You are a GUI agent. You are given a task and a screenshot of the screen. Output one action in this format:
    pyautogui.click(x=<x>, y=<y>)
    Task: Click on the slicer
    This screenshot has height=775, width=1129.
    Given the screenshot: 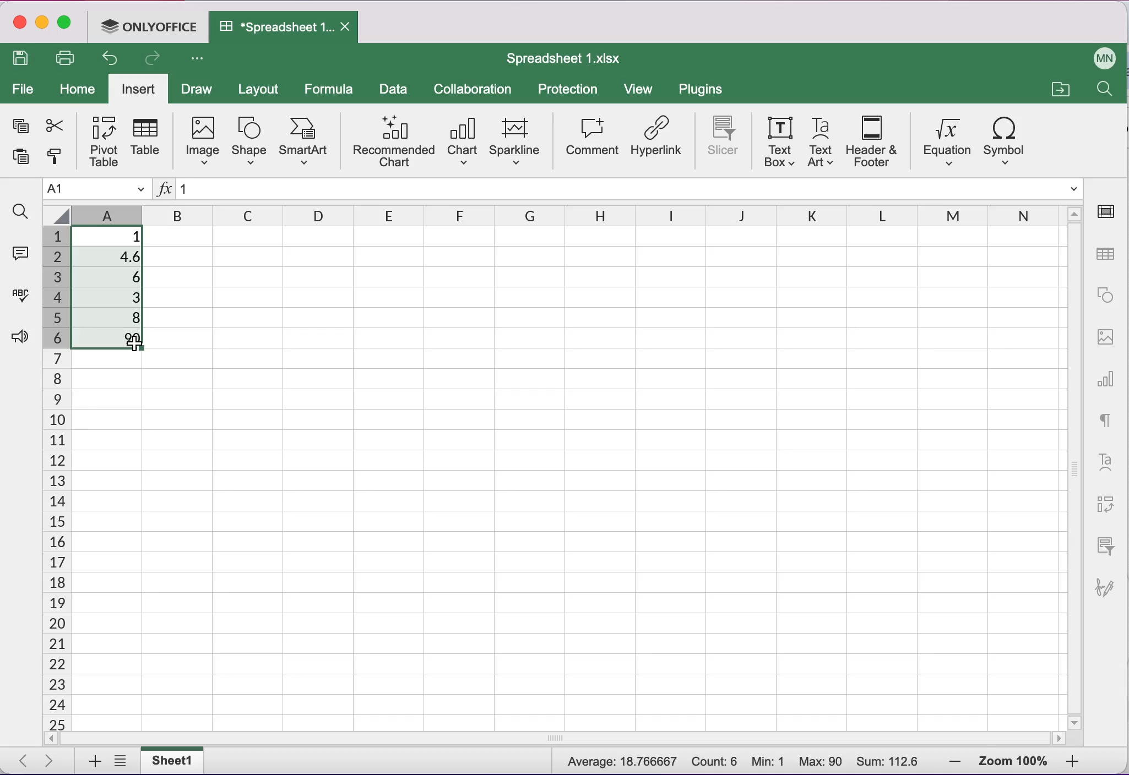 What is the action you would take?
    pyautogui.click(x=720, y=138)
    